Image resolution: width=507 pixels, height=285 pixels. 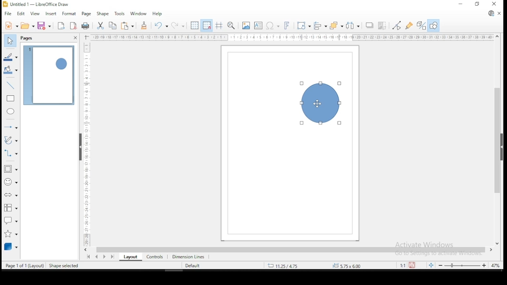 I want to click on show grids, so click(x=194, y=26).